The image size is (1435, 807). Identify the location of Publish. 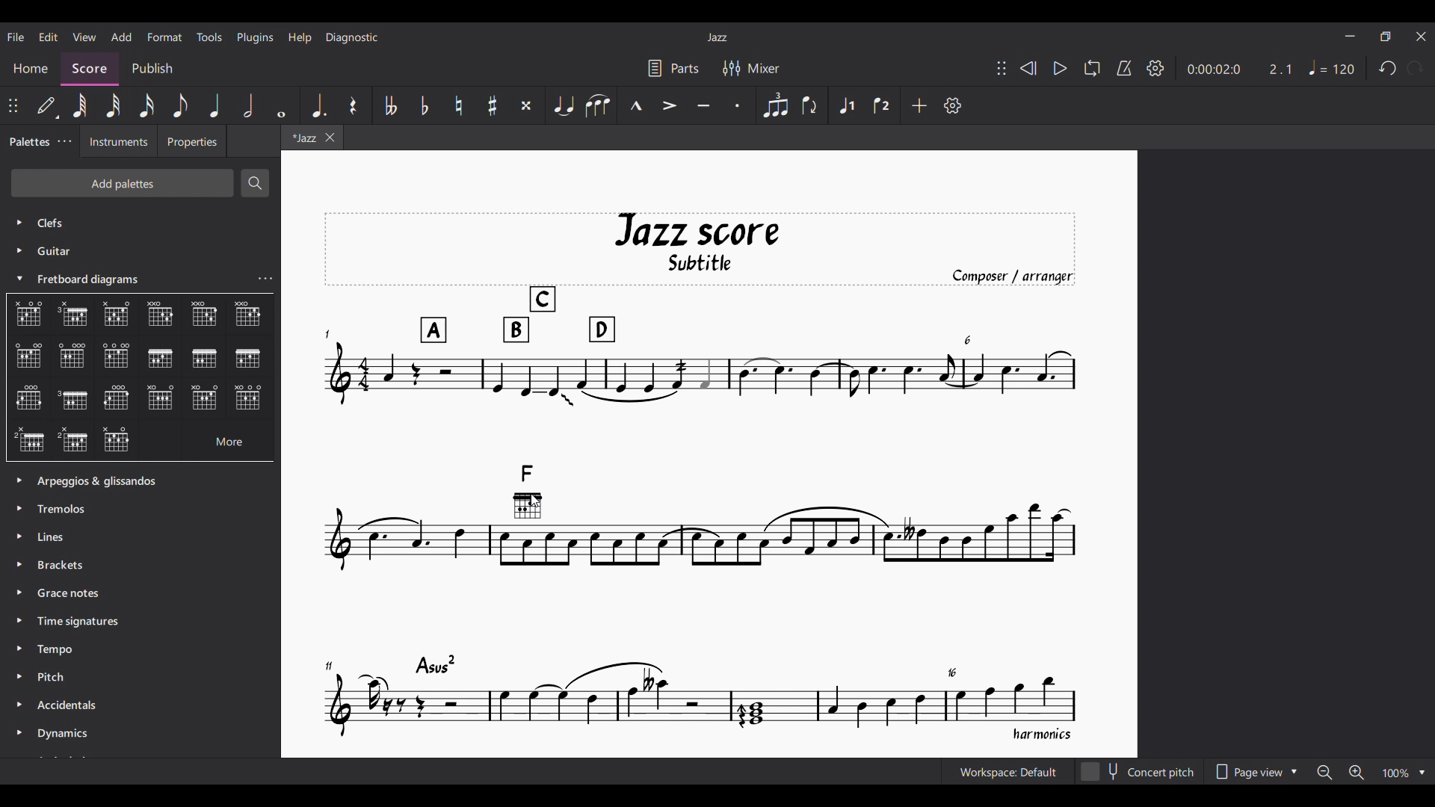
(152, 66).